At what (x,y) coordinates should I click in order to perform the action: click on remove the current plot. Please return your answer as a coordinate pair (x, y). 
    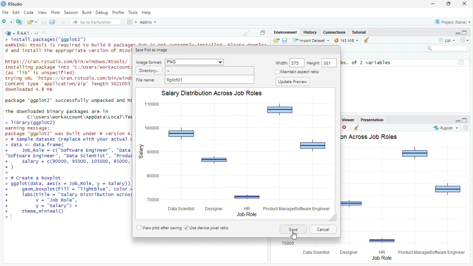
    Looking at the image, I should click on (346, 127).